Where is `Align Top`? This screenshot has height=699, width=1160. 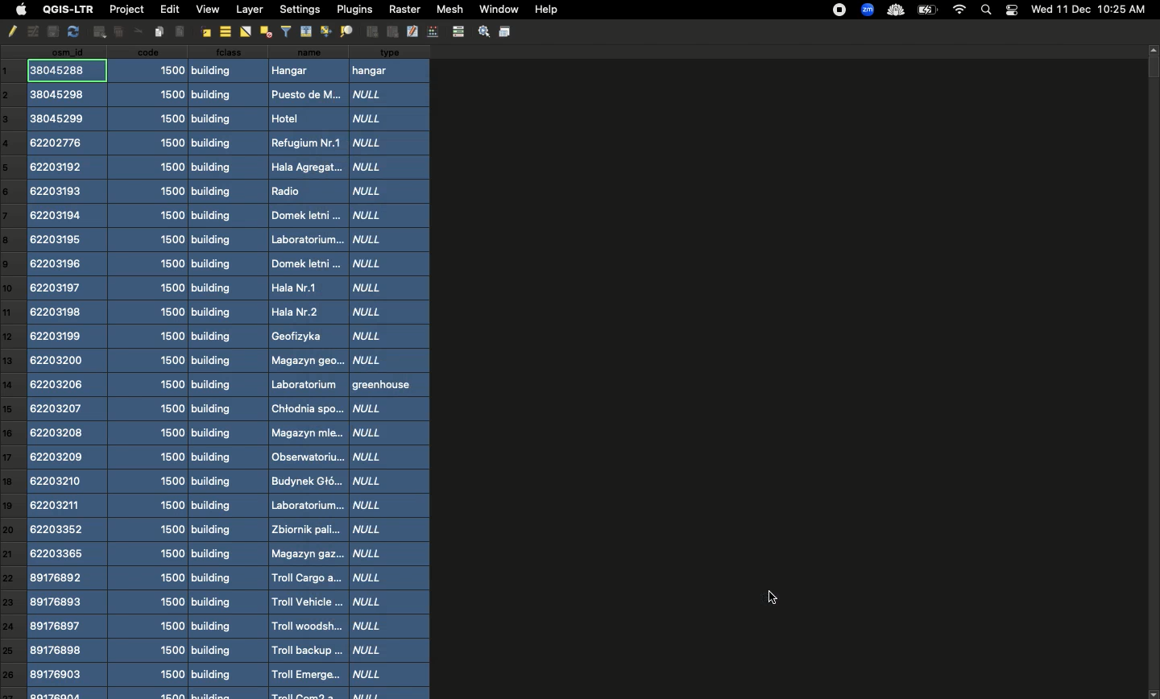
Align Top is located at coordinates (306, 31).